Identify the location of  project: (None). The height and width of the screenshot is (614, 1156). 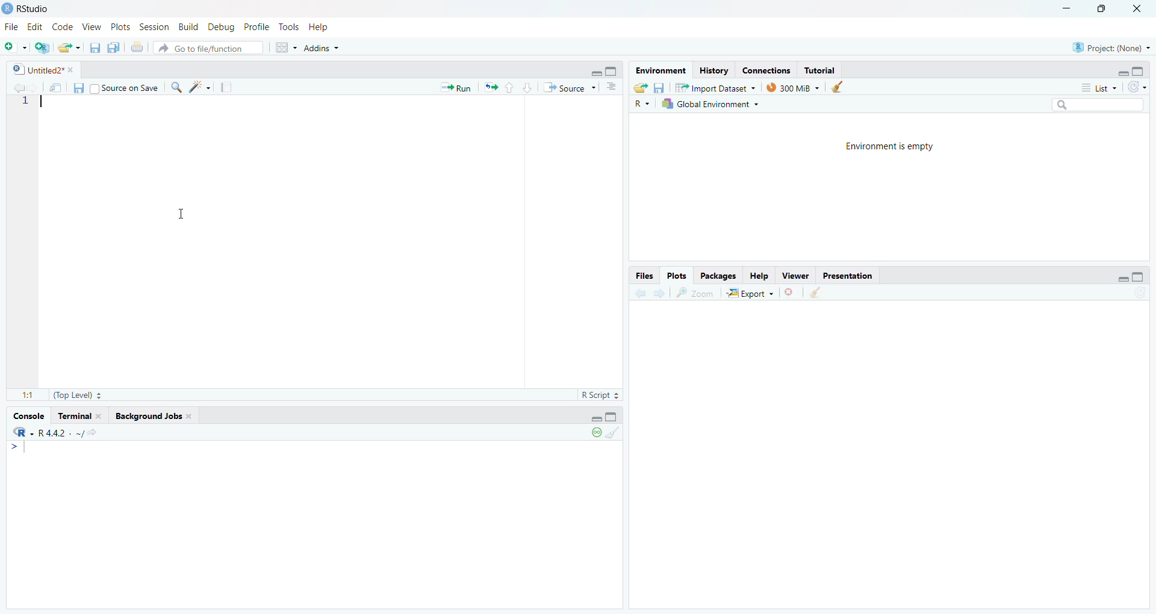
(1111, 46).